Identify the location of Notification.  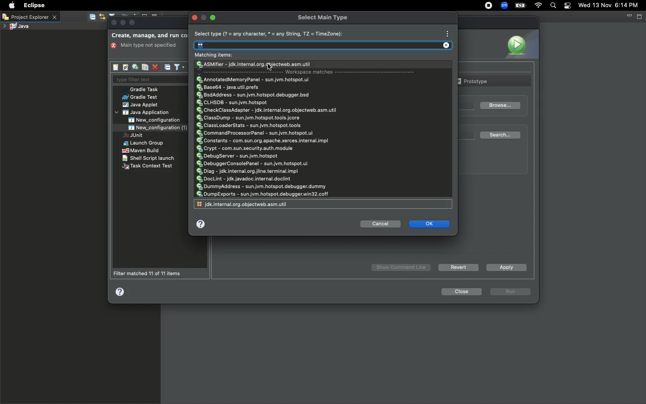
(568, 6).